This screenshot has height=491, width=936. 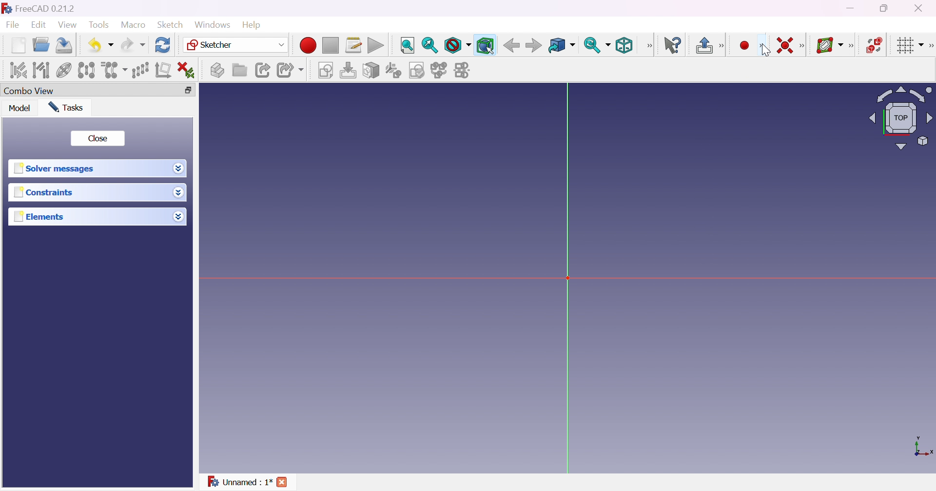 I want to click on Restore down, so click(x=188, y=90).